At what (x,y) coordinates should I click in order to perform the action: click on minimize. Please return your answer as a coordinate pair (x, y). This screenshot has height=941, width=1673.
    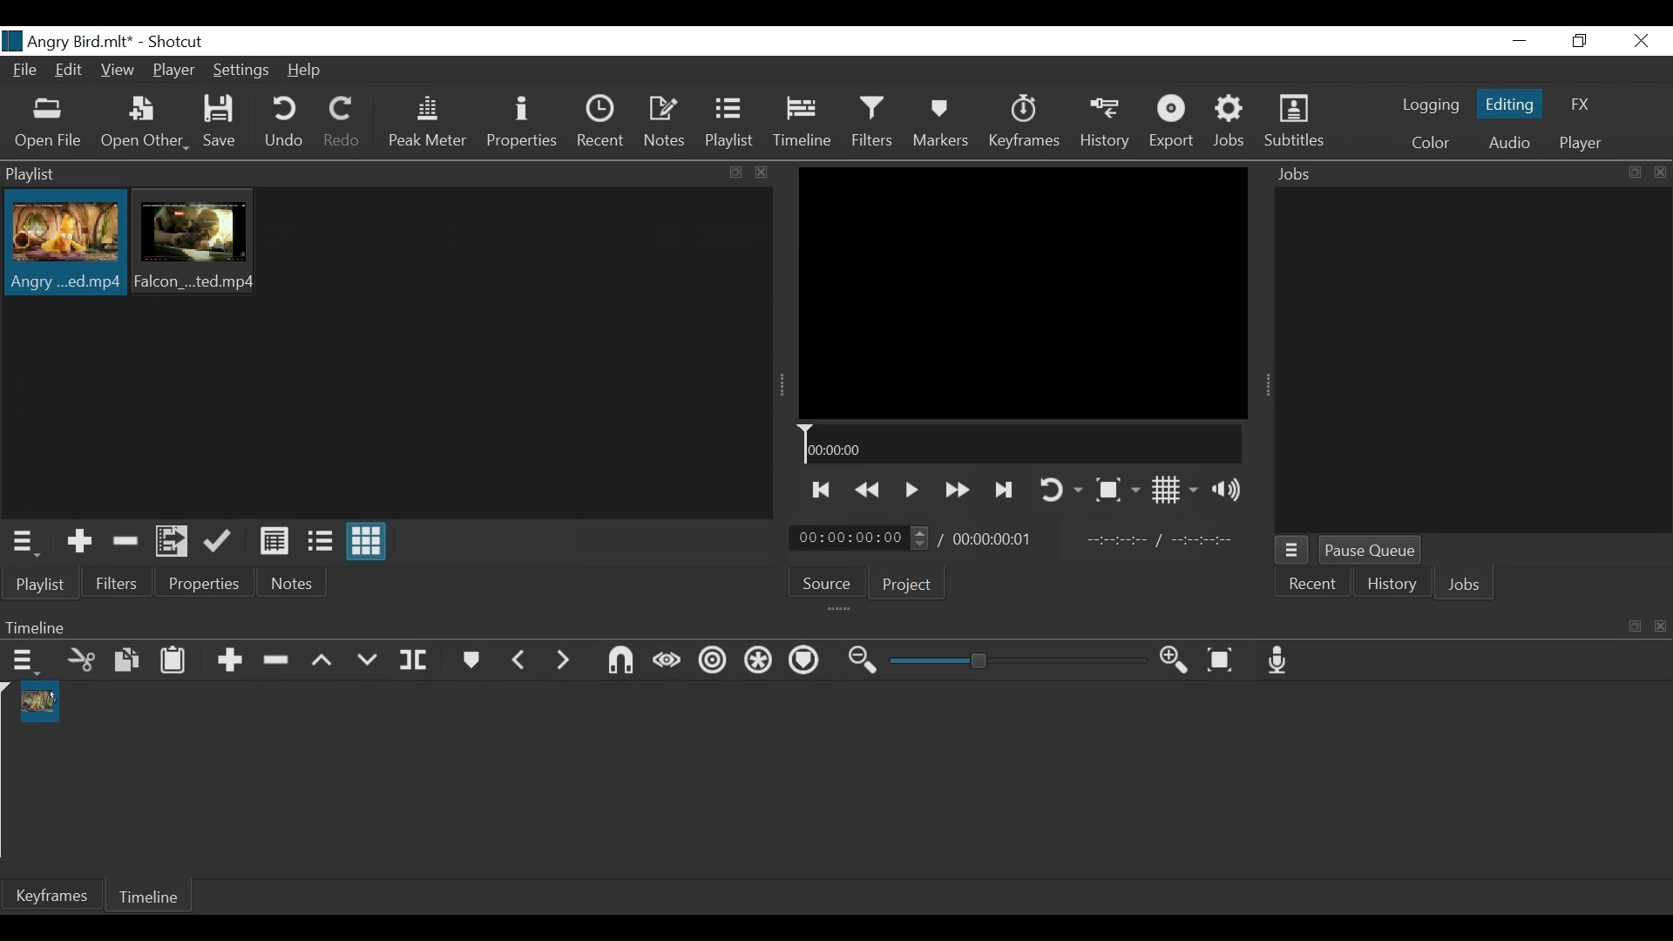
    Looking at the image, I should click on (1522, 40).